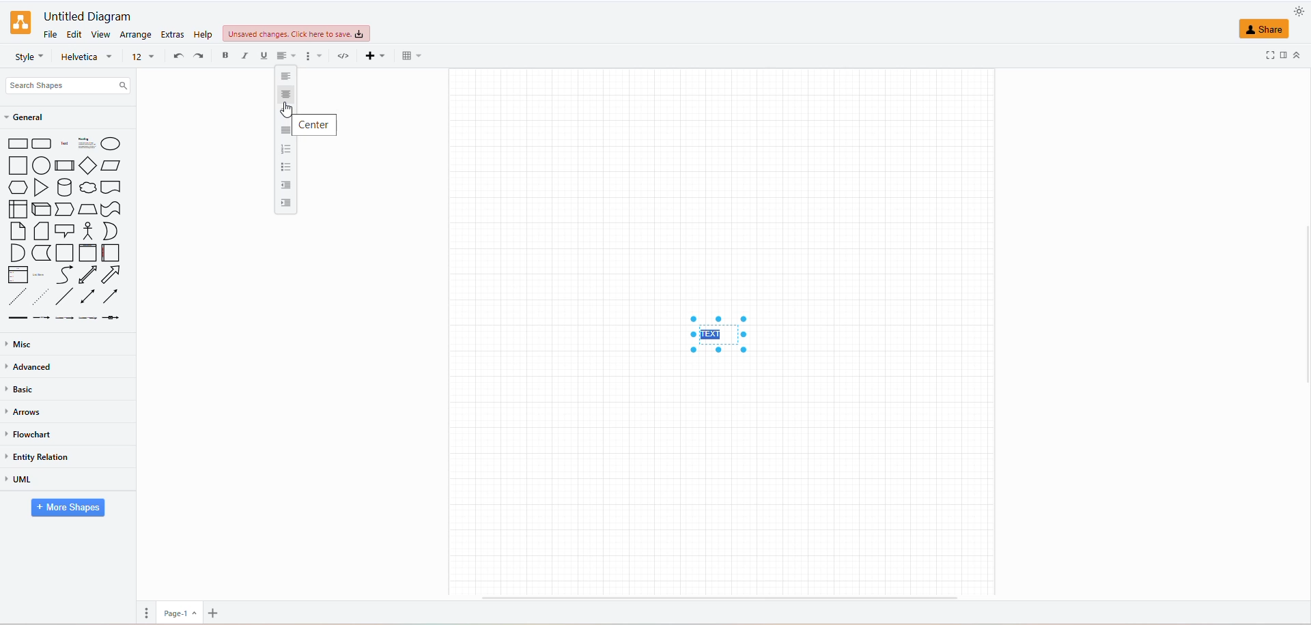 The image size is (1311, 625). Describe the element at coordinates (43, 456) in the screenshot. I see `entity relation` at that location.